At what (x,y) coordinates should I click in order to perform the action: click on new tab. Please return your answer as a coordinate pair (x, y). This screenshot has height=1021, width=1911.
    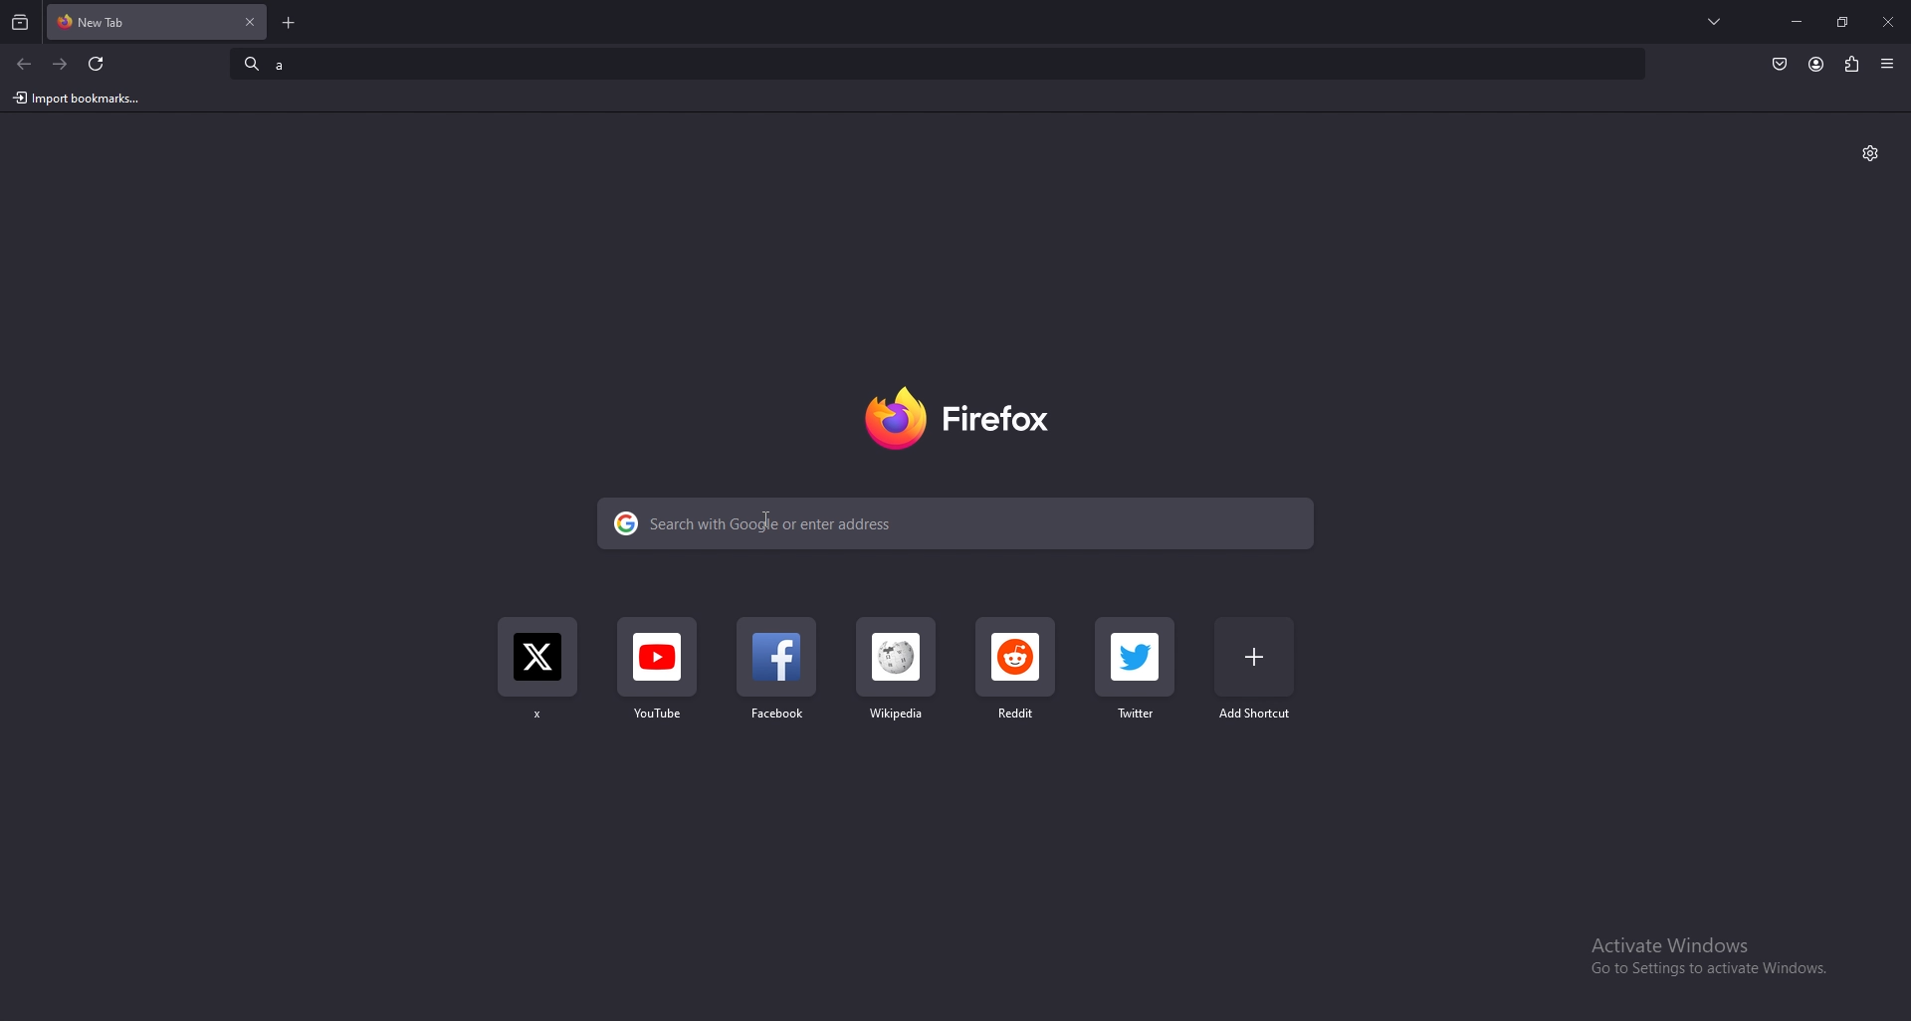
    Looking at the image, I should click on (292, 23).